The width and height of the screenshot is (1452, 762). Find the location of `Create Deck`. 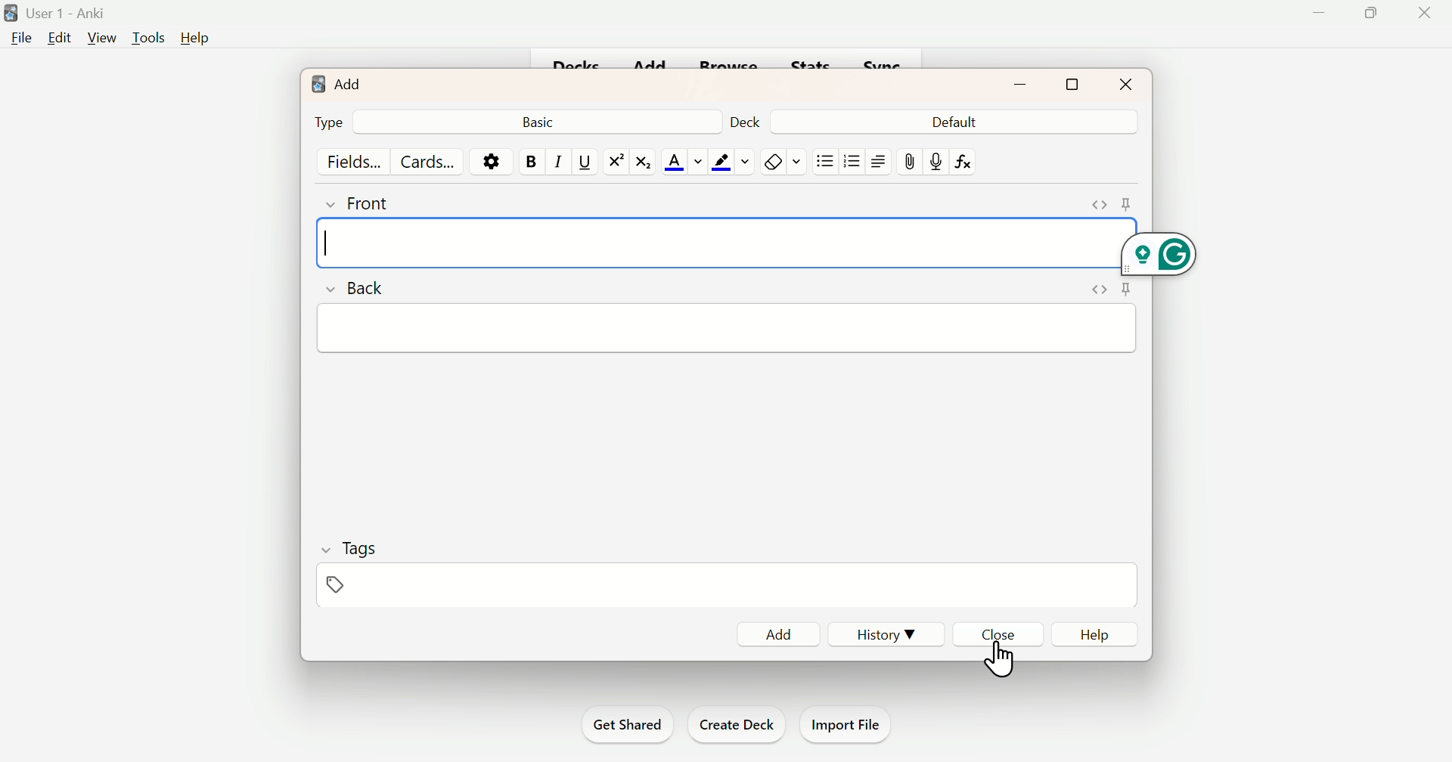

Create Deck is located at coordinates (736, 724).